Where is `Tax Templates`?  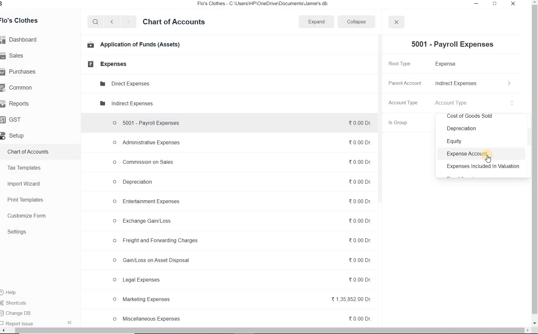
Tax Templates is located at coordinates (26, 168).